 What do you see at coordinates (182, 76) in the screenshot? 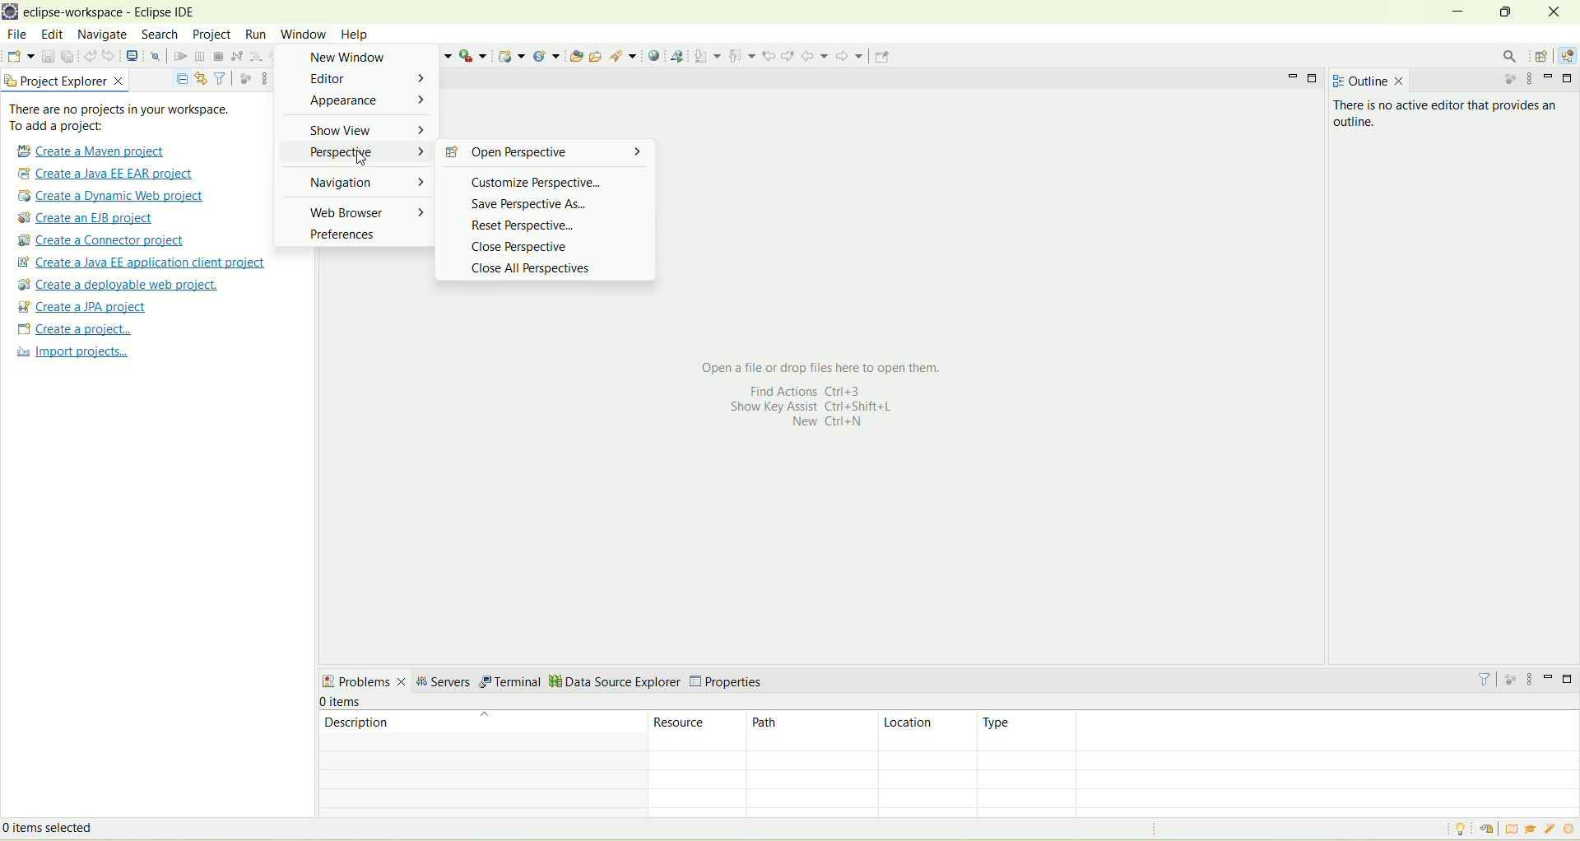
I see `collapse all` at bounding box center [182, 76].